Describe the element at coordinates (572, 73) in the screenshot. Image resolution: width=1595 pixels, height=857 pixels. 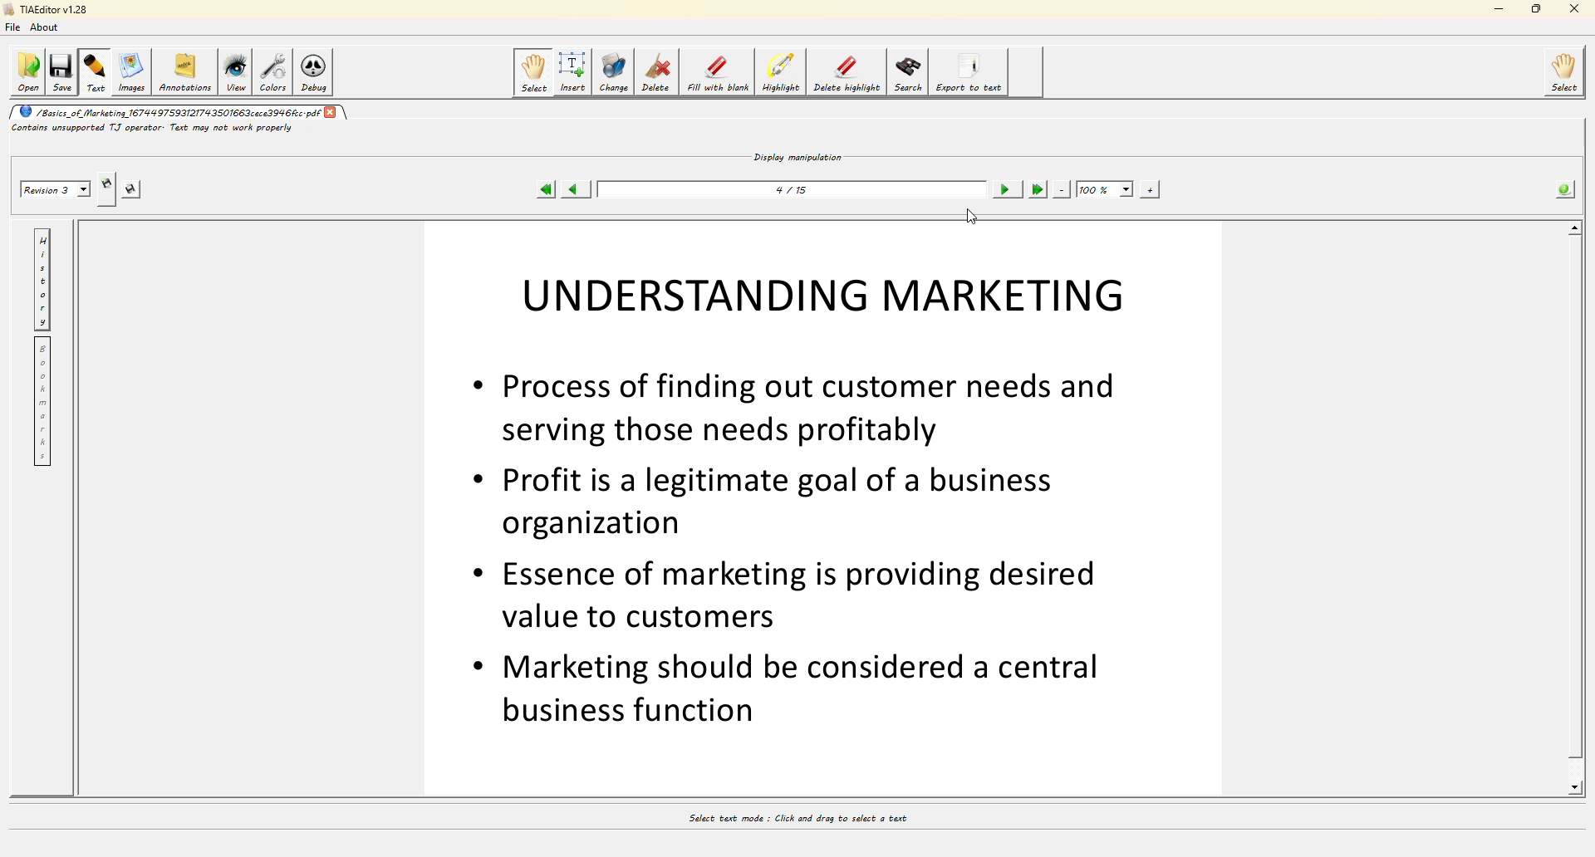
I see `insert` at that location.